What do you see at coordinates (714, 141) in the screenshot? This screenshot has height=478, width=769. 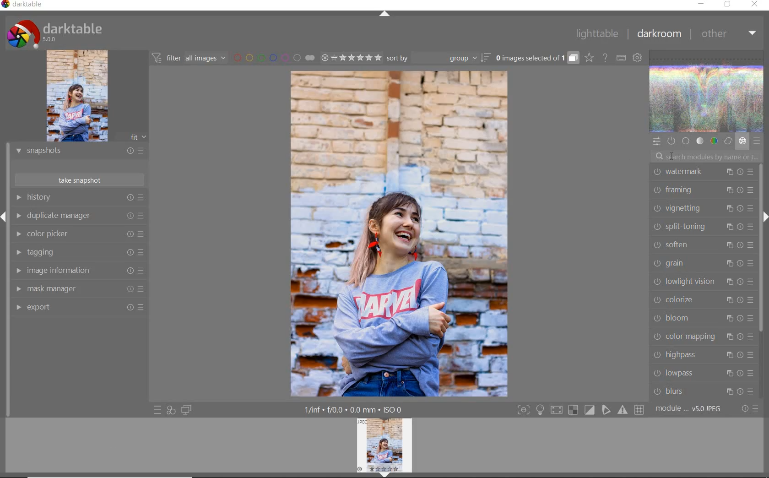 I see `color` at bounding box center [714, 141].